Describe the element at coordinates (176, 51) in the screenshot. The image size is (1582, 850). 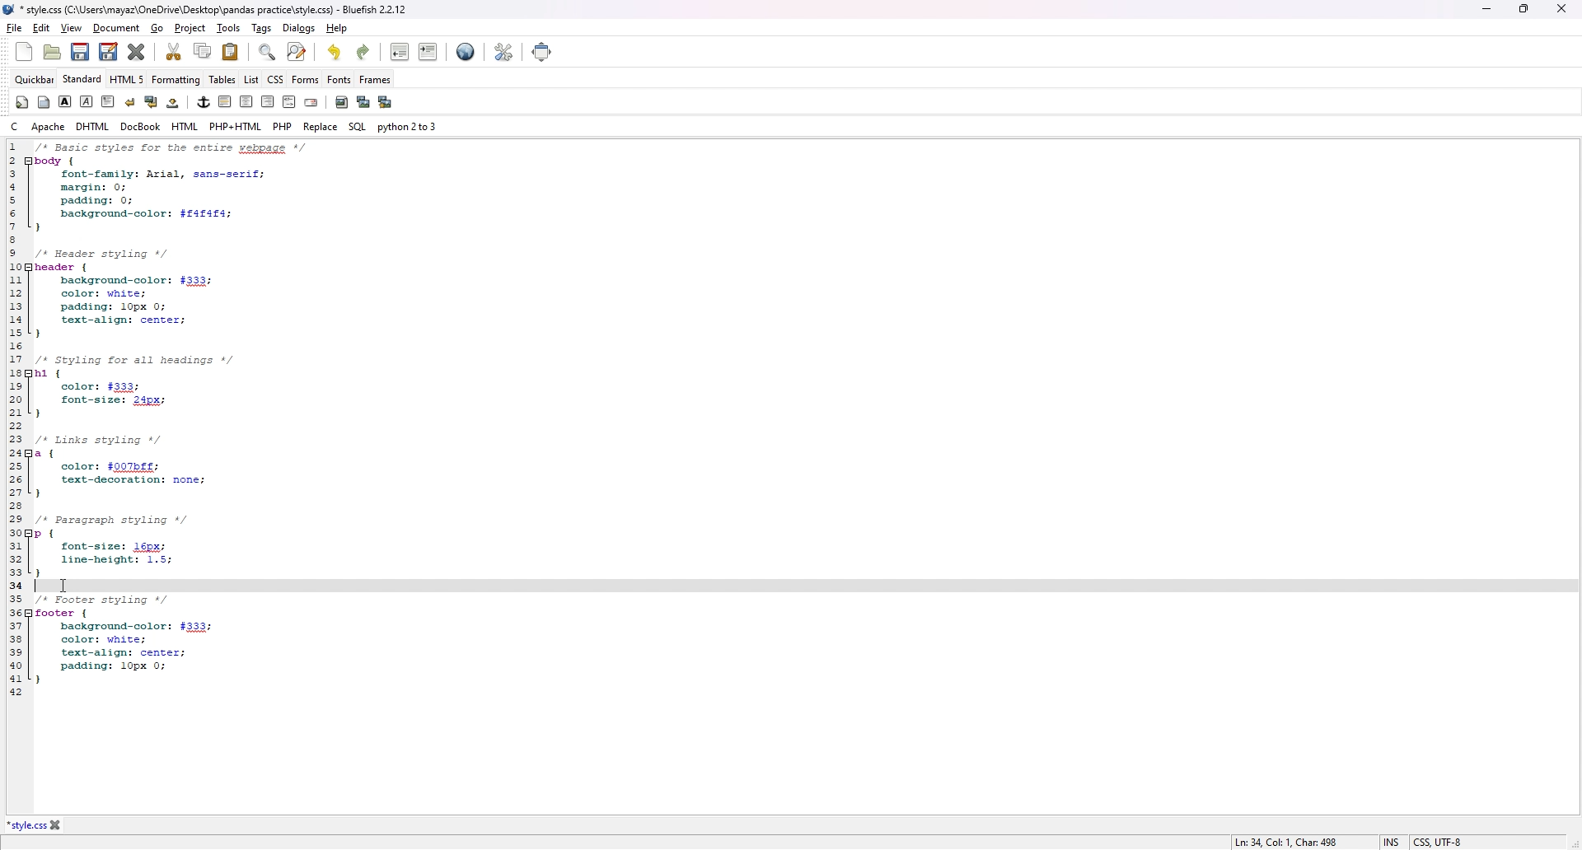
I see `cut` at that location.